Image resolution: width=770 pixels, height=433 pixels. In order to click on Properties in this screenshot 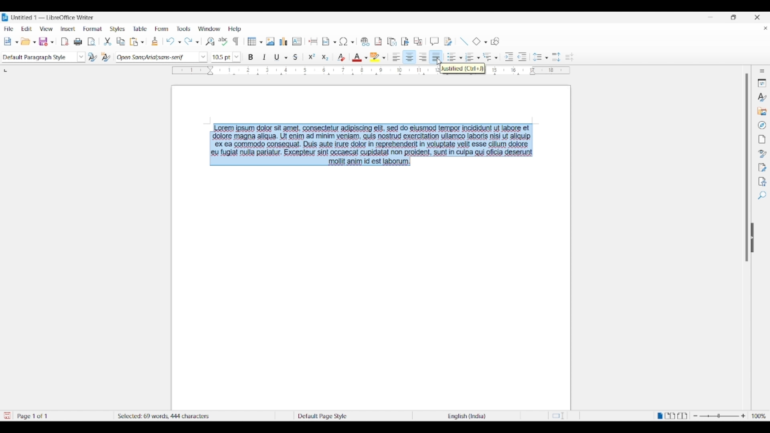, I will do `click(762, 83)`.